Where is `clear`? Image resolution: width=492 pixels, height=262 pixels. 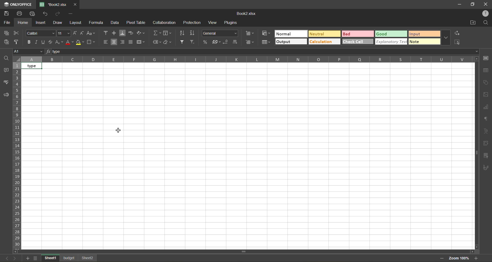
clear is located at coordinates (167, 43).